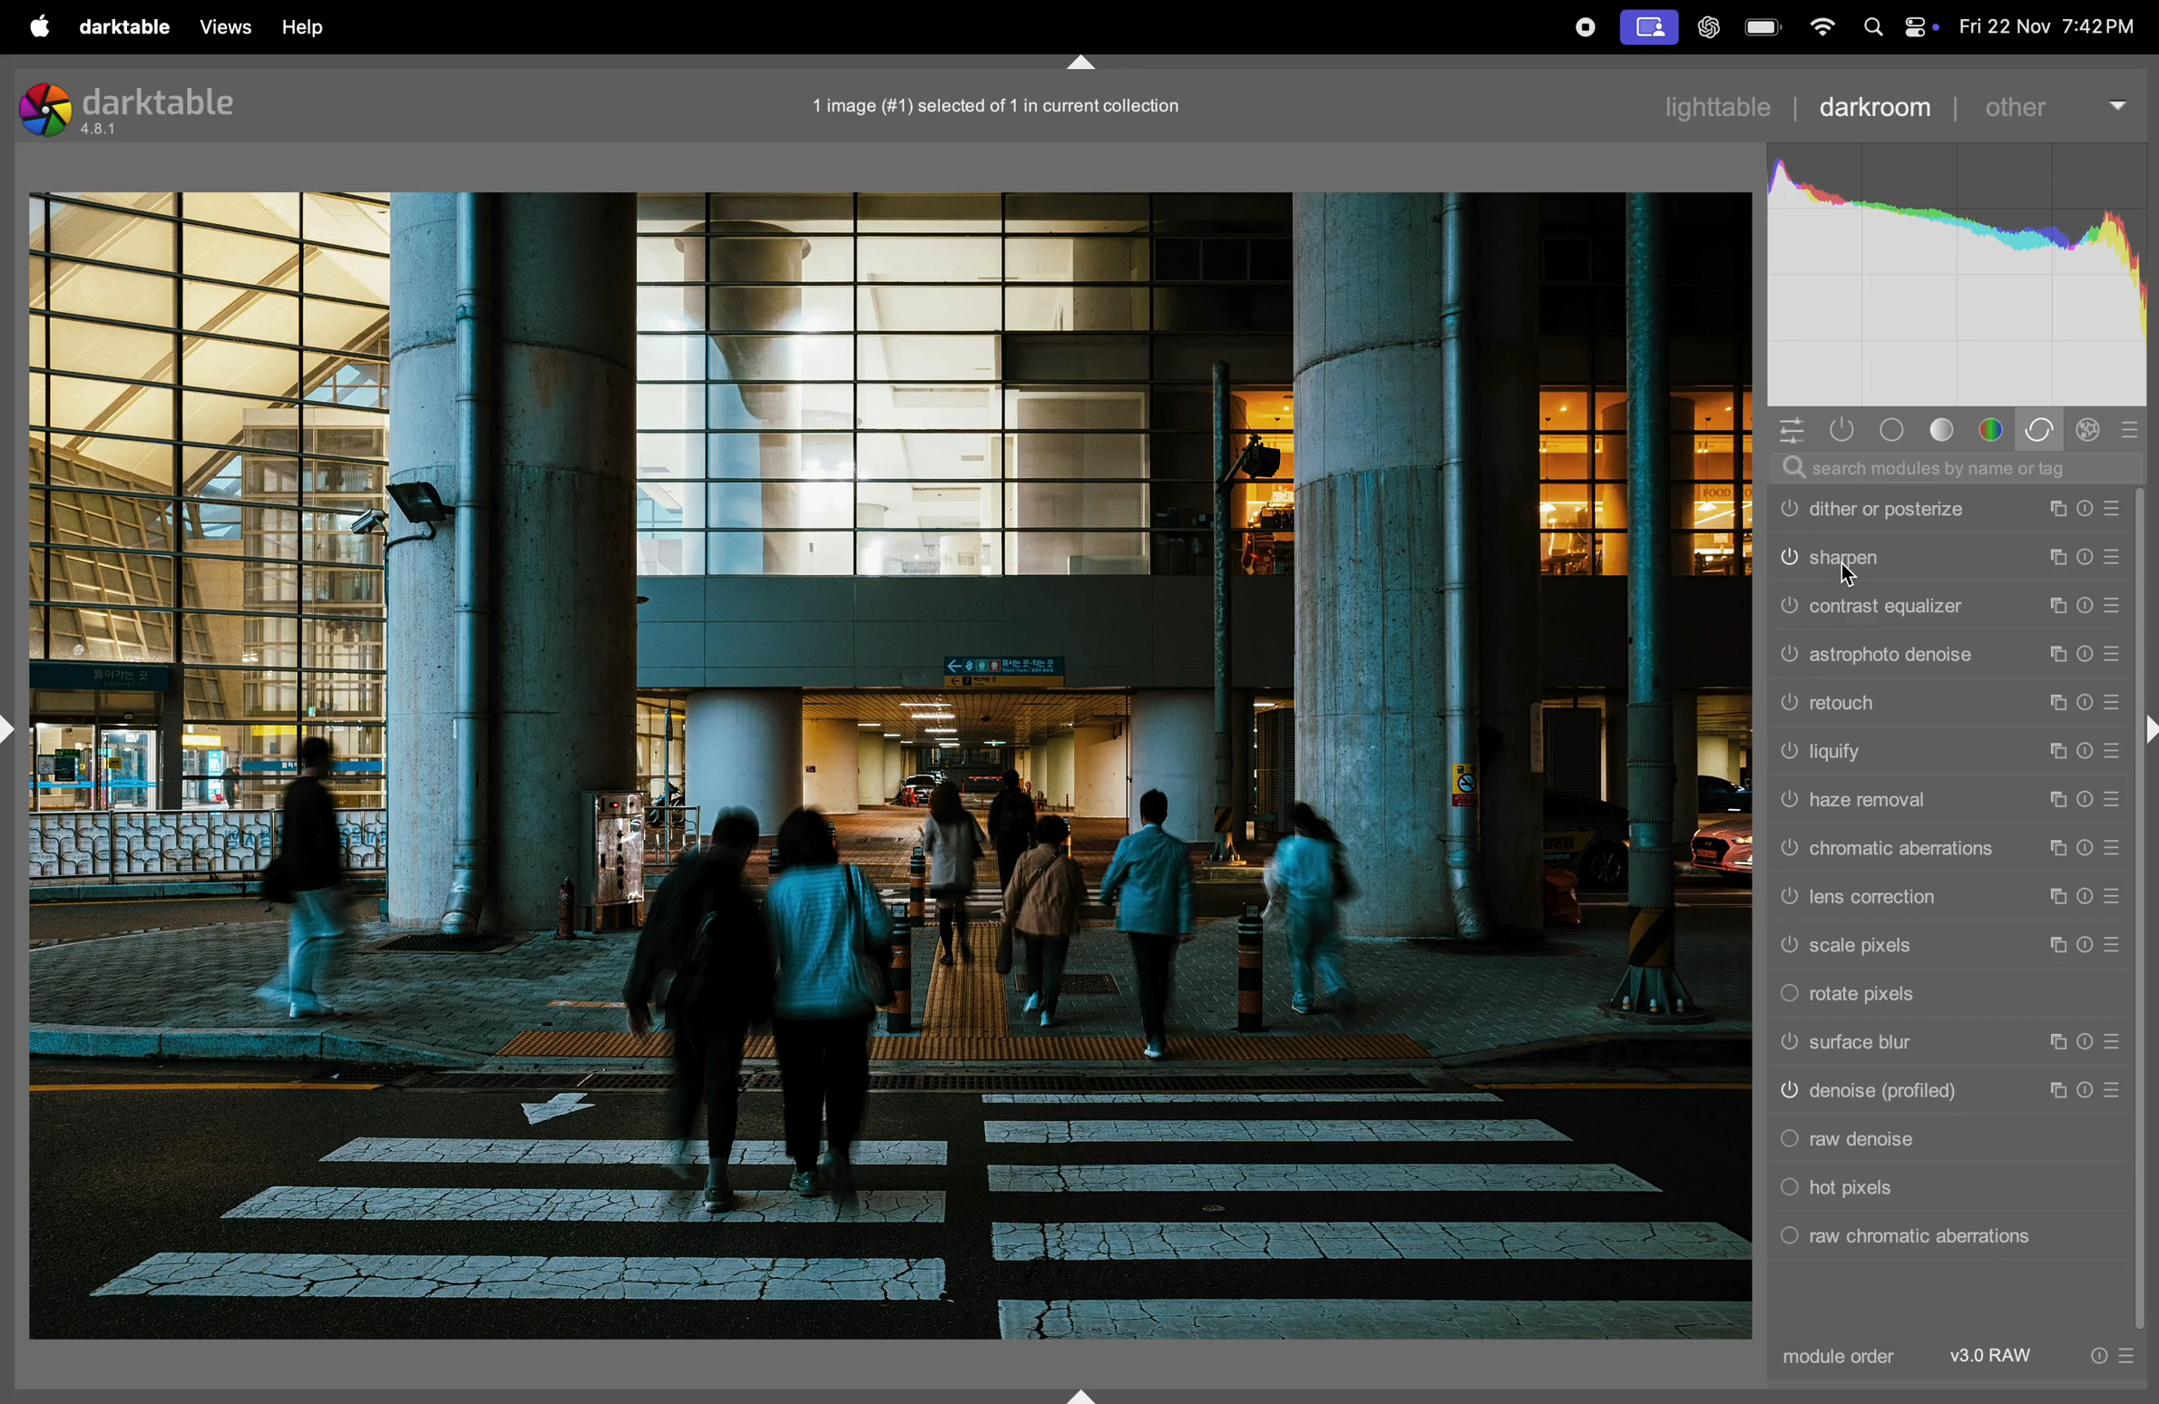 This screenshot has width=2159, height=1404. I want to click on hot pixels, so click(1945, 1188).